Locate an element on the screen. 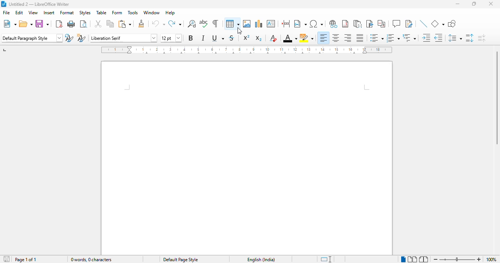 This screenshot has height=263, width=500. zoom out is located at coordinates (436, 259).